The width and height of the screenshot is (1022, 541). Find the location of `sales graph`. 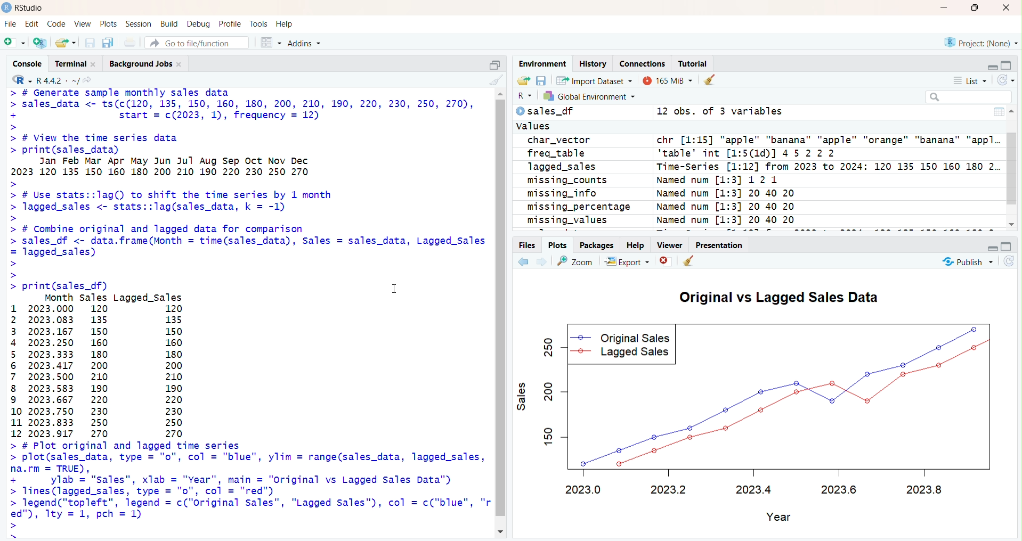

sales graph is located at coordinates (767, 409).